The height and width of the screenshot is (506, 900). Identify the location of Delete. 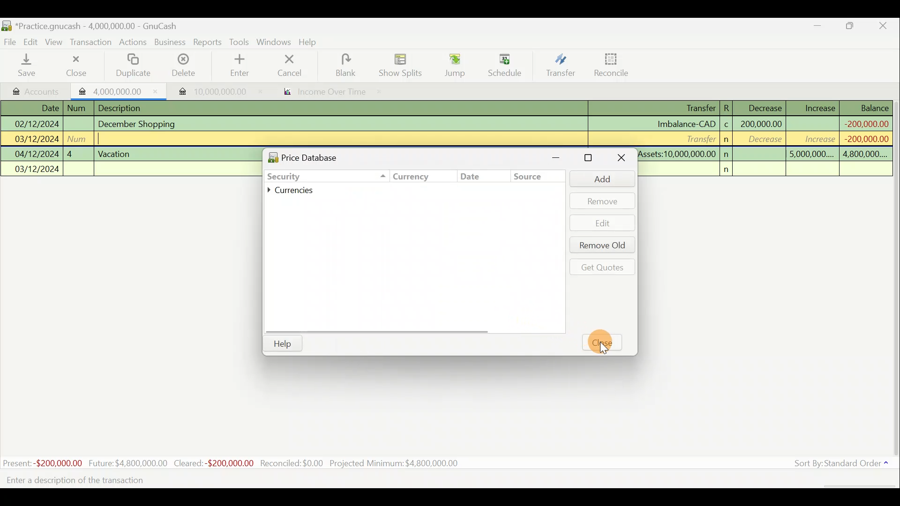
(184, 66).